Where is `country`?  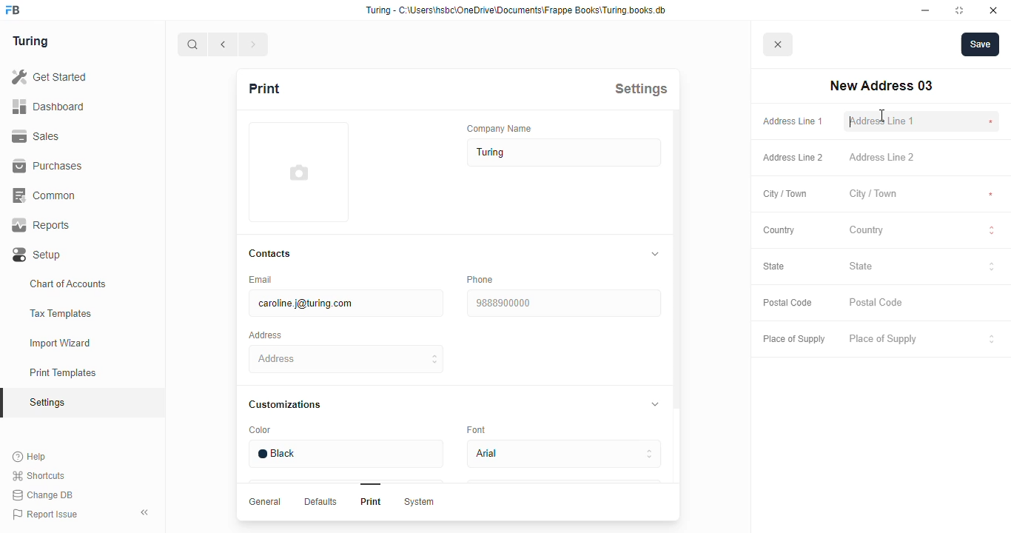
country is located at coordinates (779, 230).